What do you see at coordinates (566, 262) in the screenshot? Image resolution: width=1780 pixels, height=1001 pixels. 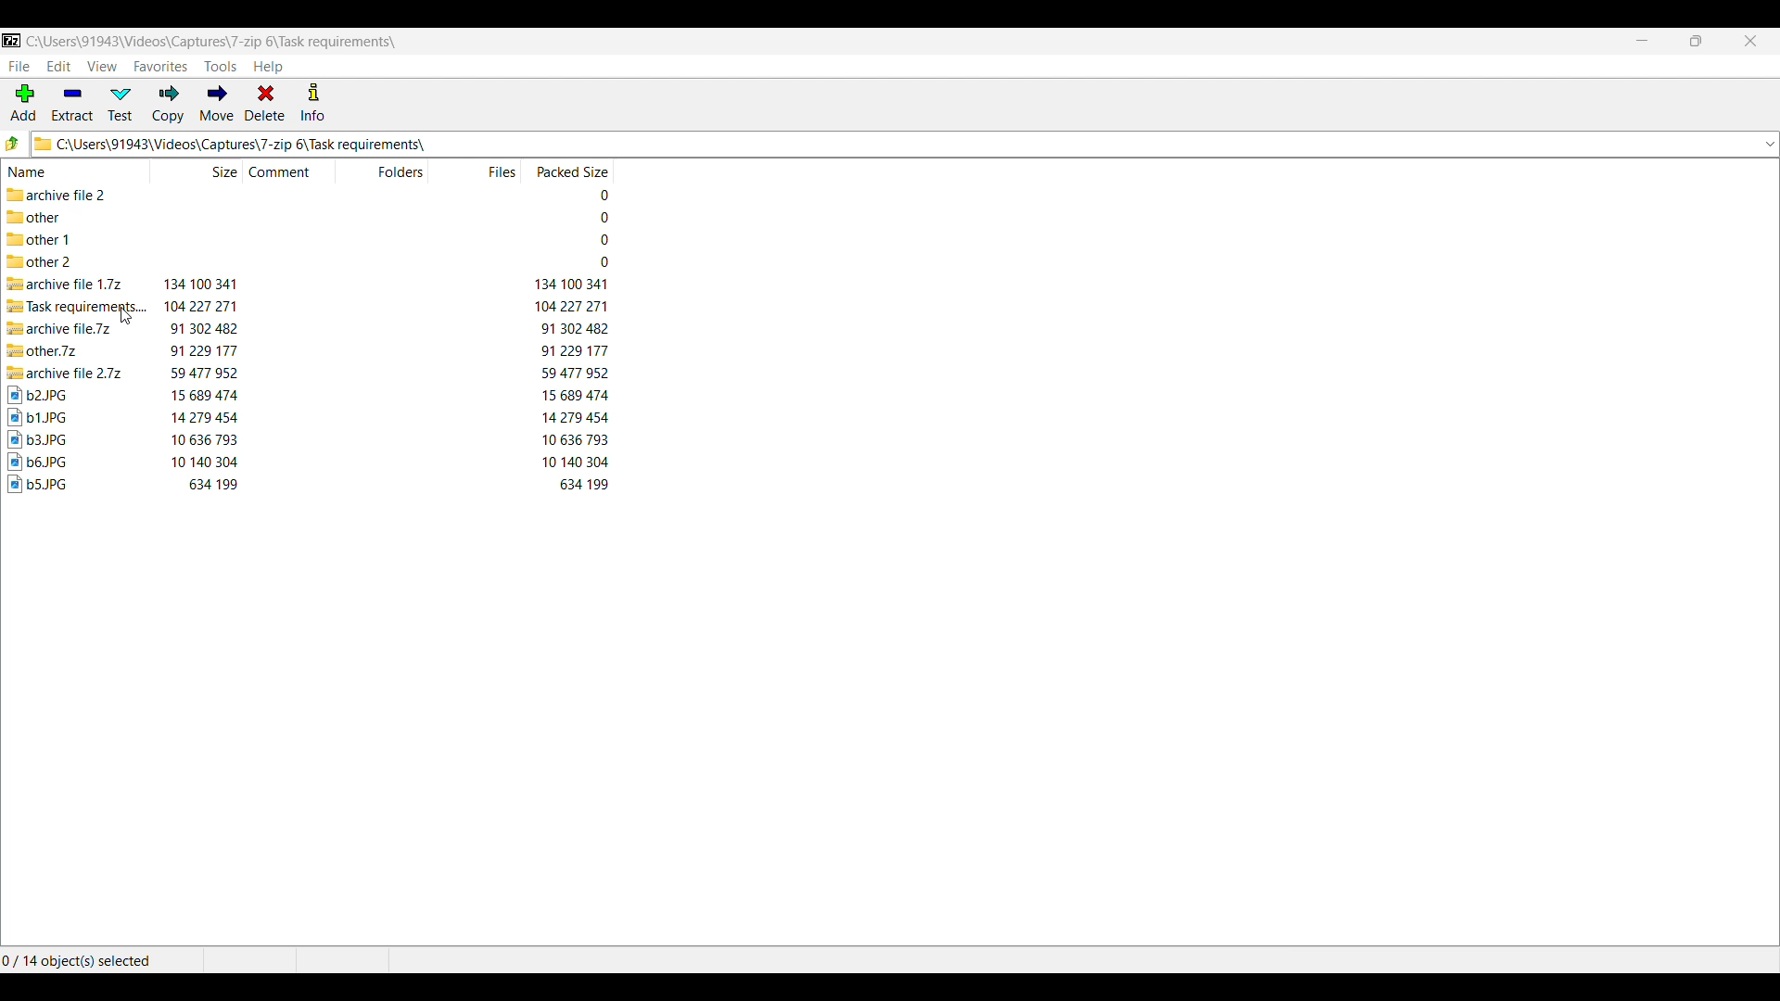 I see `packed size` at bounding box center [566, 262].